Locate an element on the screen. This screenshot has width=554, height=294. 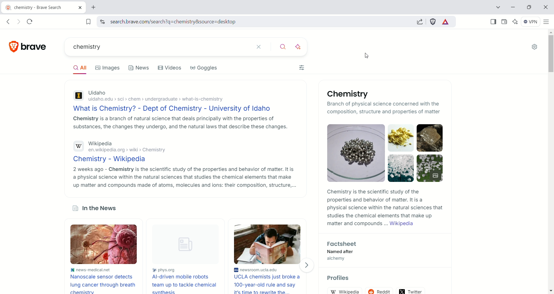
chemistry is located at coordinates (158, 46).